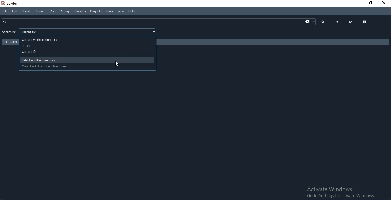  Describe the element at coordinates (11, 3) in the screenshot. I see `spyder` at that location.